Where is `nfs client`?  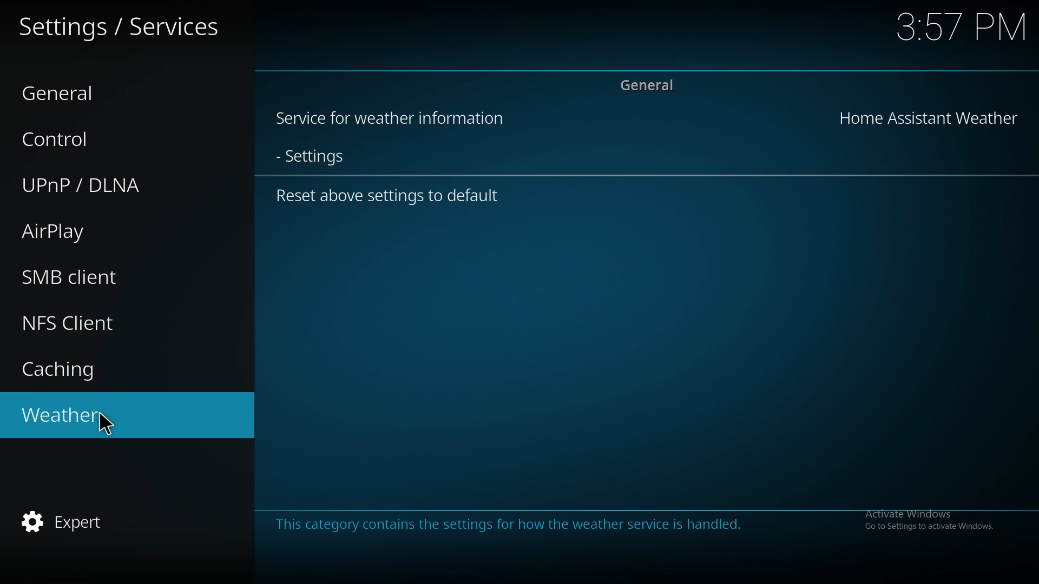 nfs client is located at coordinates (111, 323).